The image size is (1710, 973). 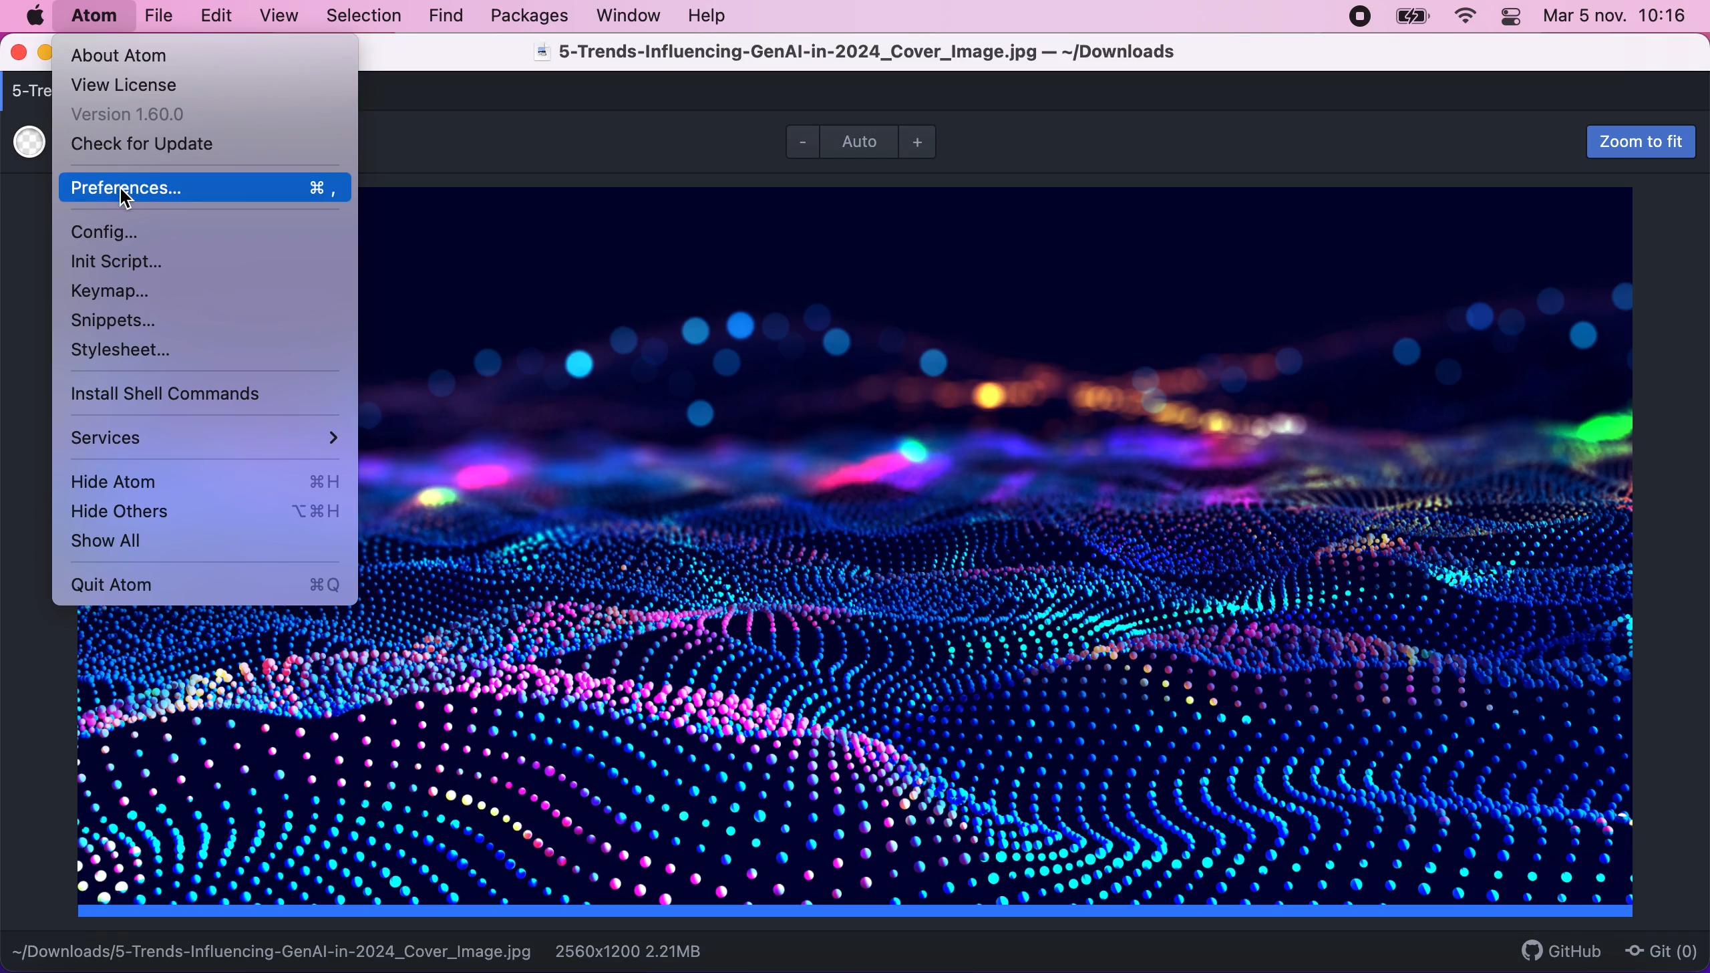 I want to click on image, so click(x=1019, y=557).